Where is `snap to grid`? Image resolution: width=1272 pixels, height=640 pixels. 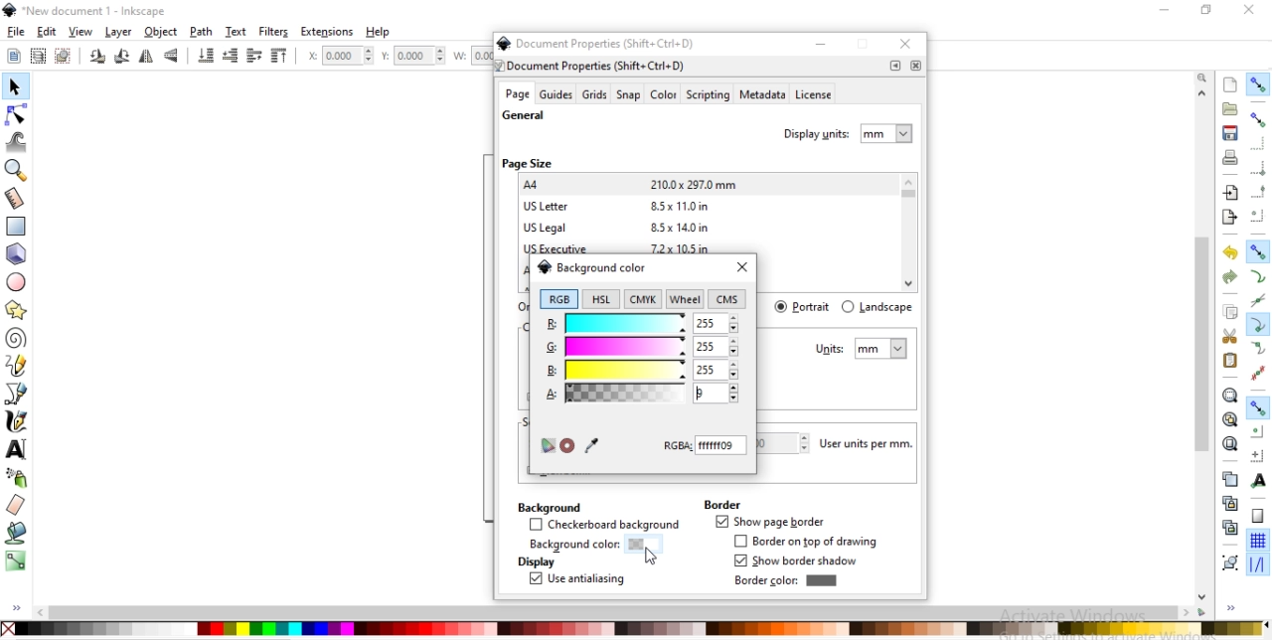
snap to grid is located at coordinates (1257, 542).